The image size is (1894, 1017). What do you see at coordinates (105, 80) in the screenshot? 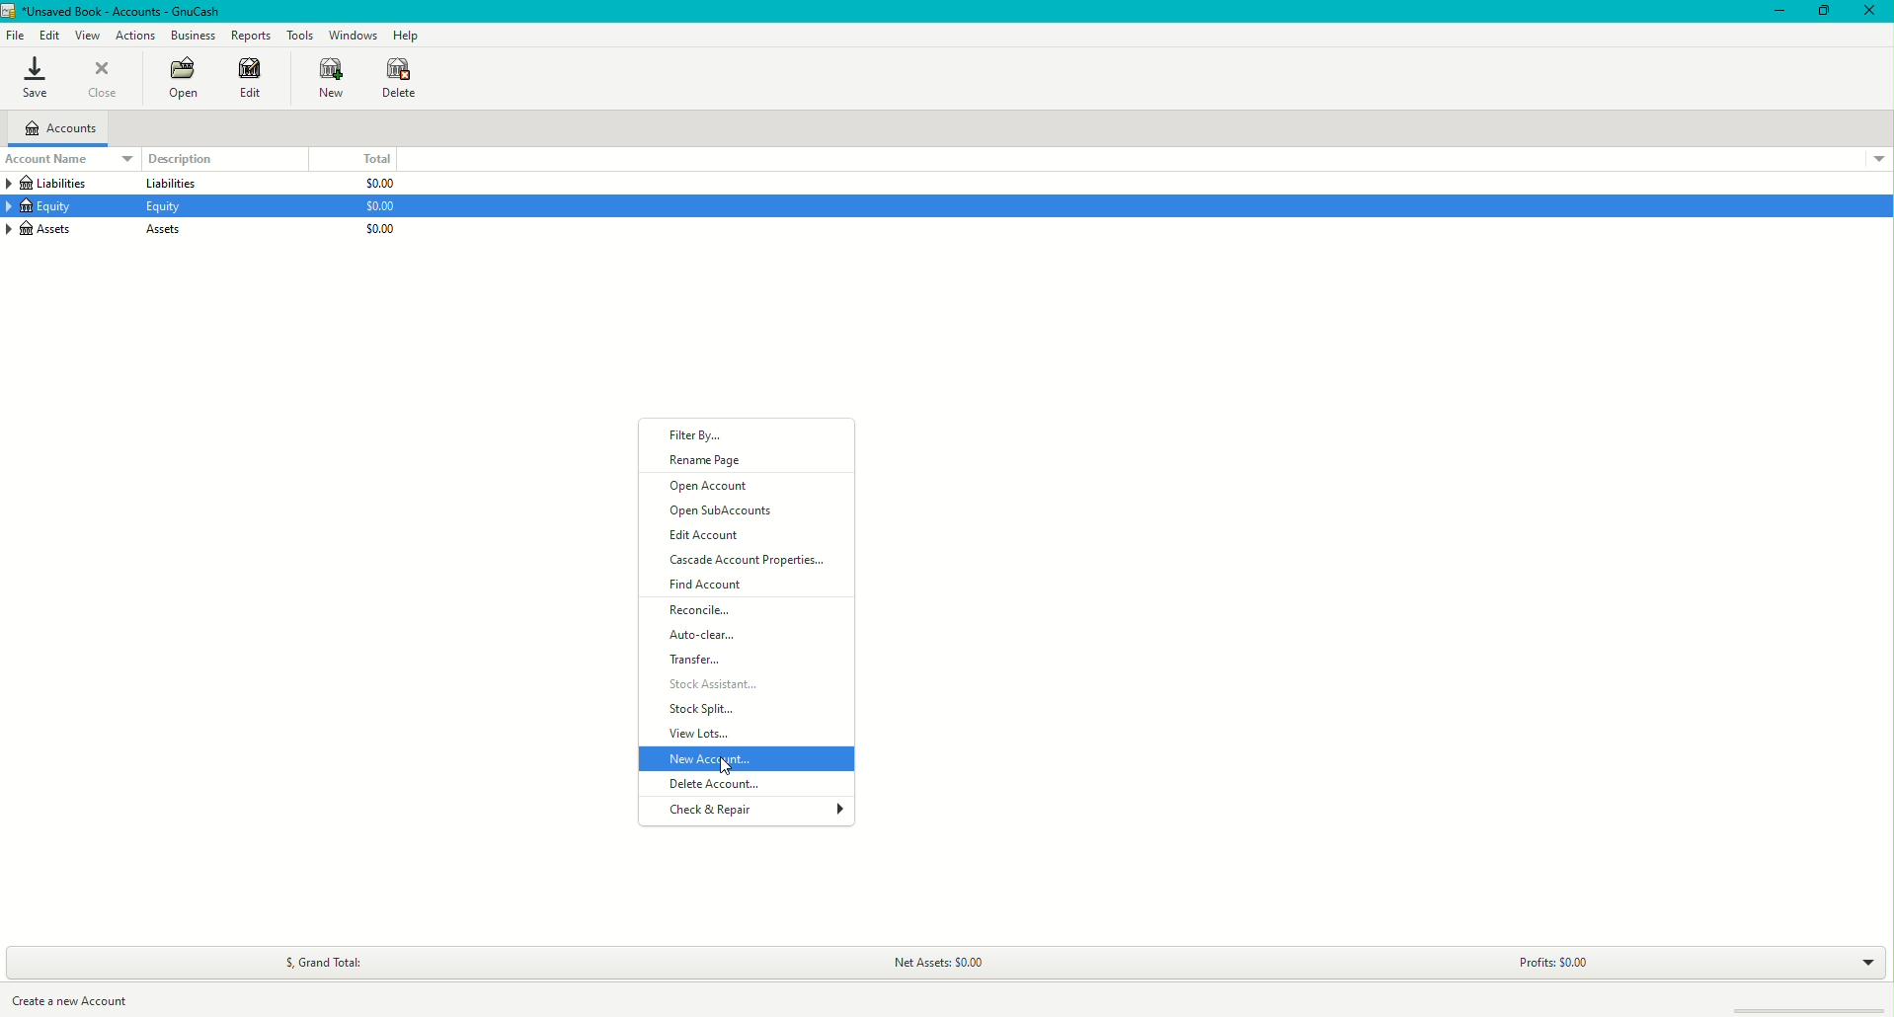
I see `Close` at bounding box center [105, 80].